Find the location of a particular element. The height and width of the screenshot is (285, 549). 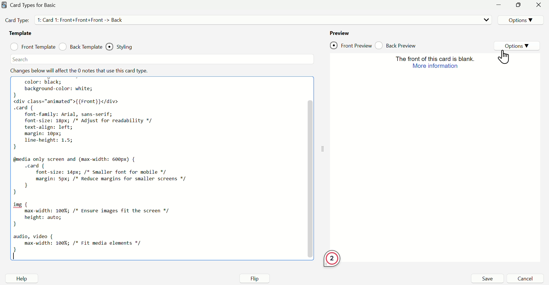

Preview is located at coordinates (437, 158).